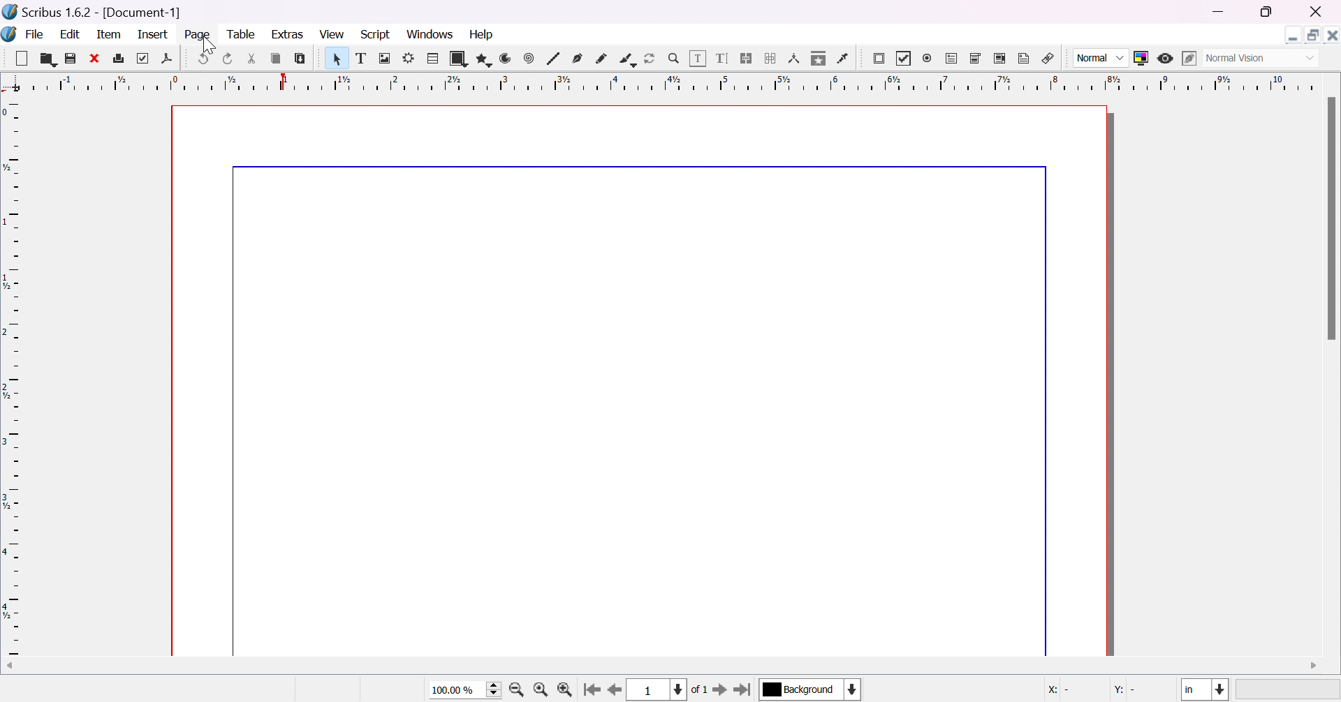  What do you see at coordinates (1027, 59) in the screenshot?
I see `text annotation` at bounding box center [1027, 59].